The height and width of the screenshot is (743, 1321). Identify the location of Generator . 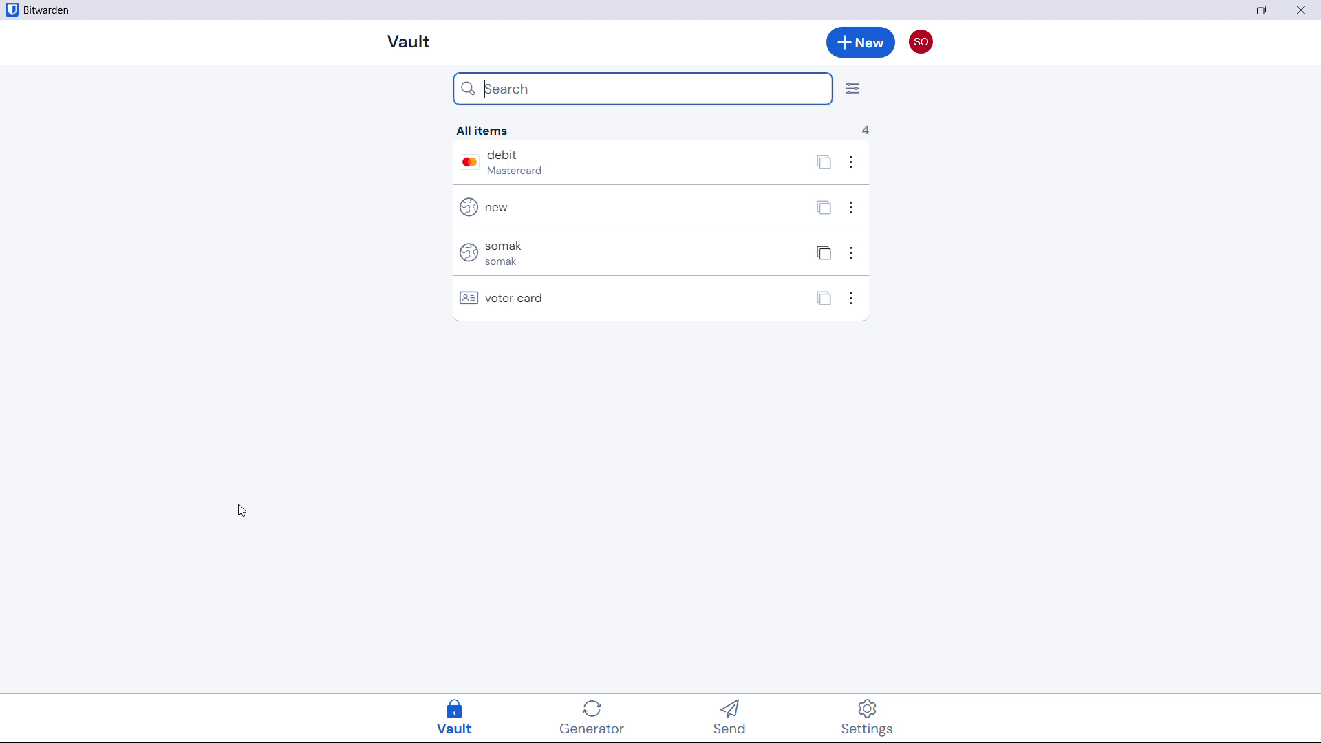
(605, 715).